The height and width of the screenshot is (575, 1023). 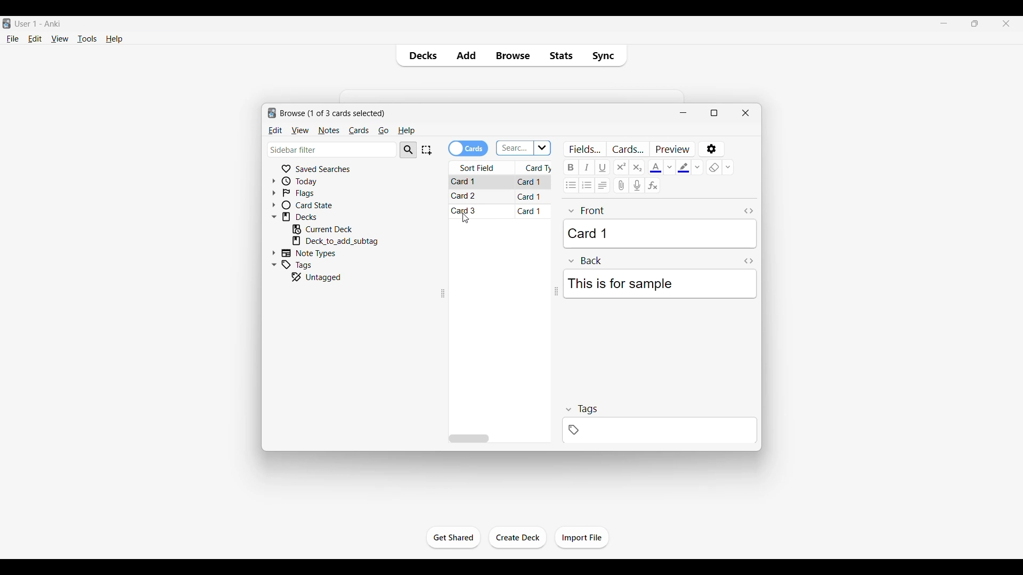 What do you see at coordinates (468, 149) in the screenshot?
I see `Toggle cards/notes` at bounding box center [468, 149].